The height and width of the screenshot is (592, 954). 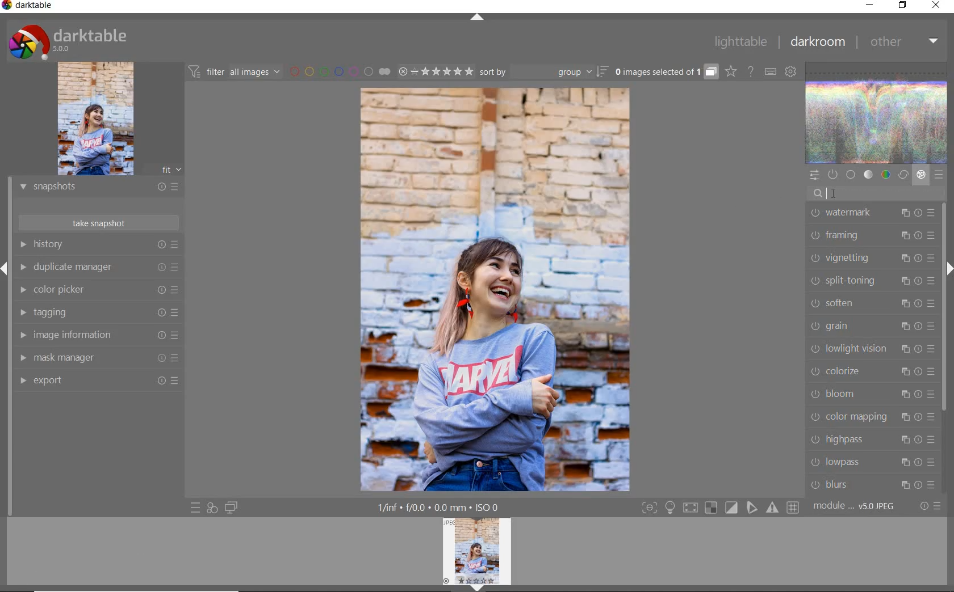 What do you see at coordinates (769, 71) in the screenshot?
I see `set keyboard shortcuts` at bounding box center [769, 71].